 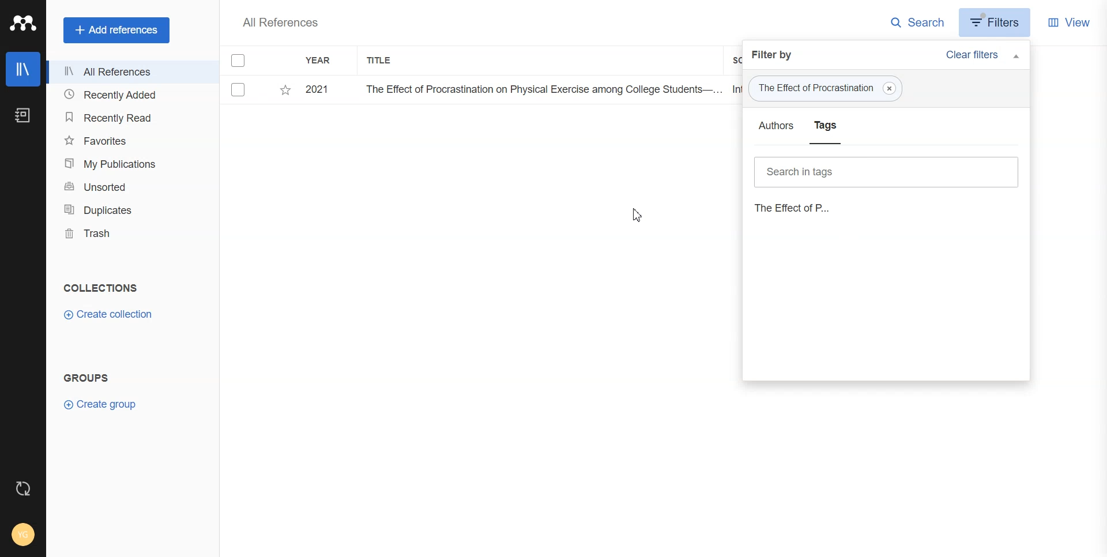 What do you see at coordinates (1071, 21) in the screenshot?
I see `View` at bounding box center [1071, 21].